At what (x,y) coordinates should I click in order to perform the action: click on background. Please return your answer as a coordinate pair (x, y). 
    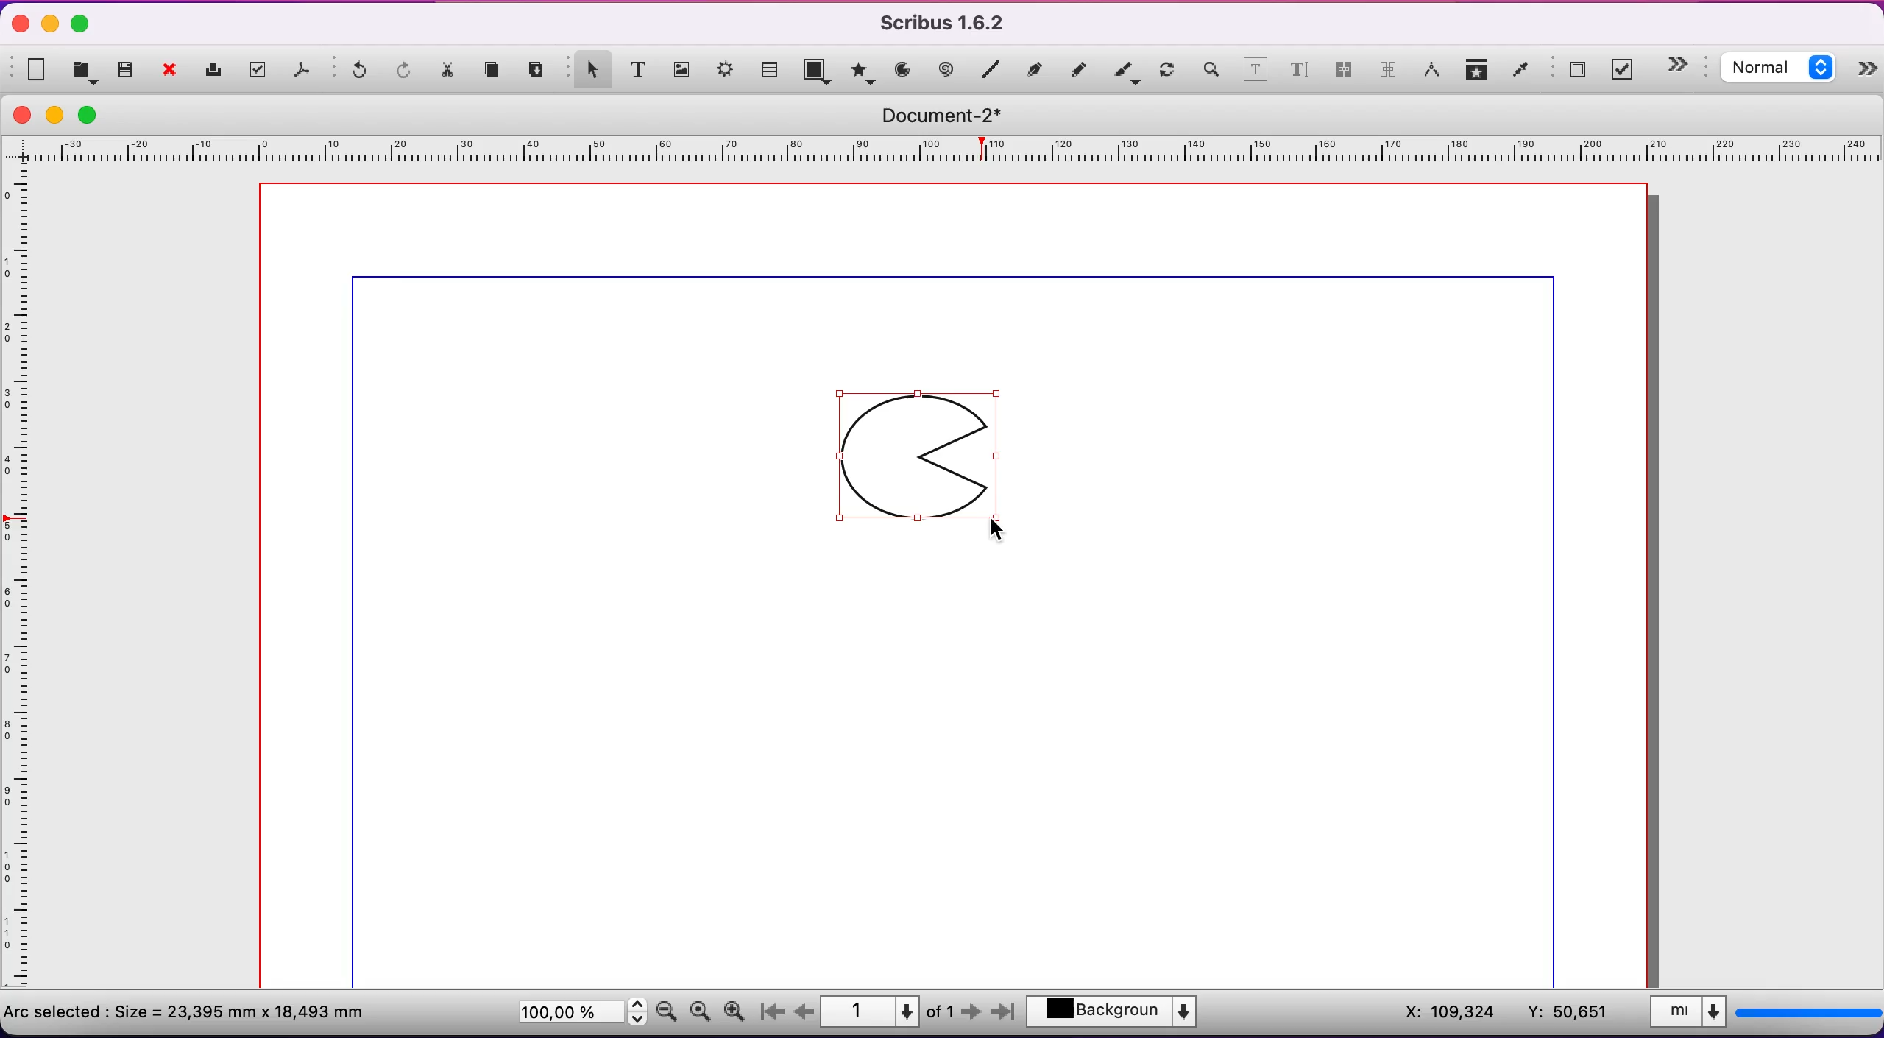
    Looking at the image, I should click on (1121, 1014).